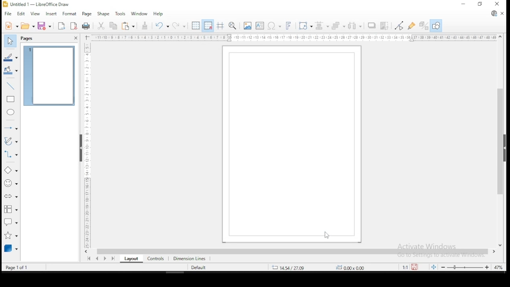  What do you see at coordinates (11, 223) in the screenshot?
I see `callout shapes` at bounding box center [11, 223].